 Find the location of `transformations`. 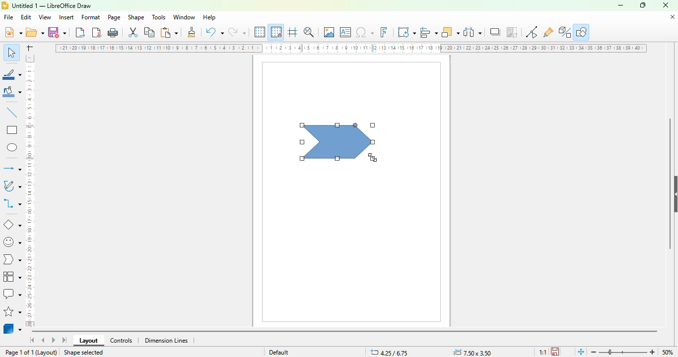

transformations is located at coordinates (407, 32).